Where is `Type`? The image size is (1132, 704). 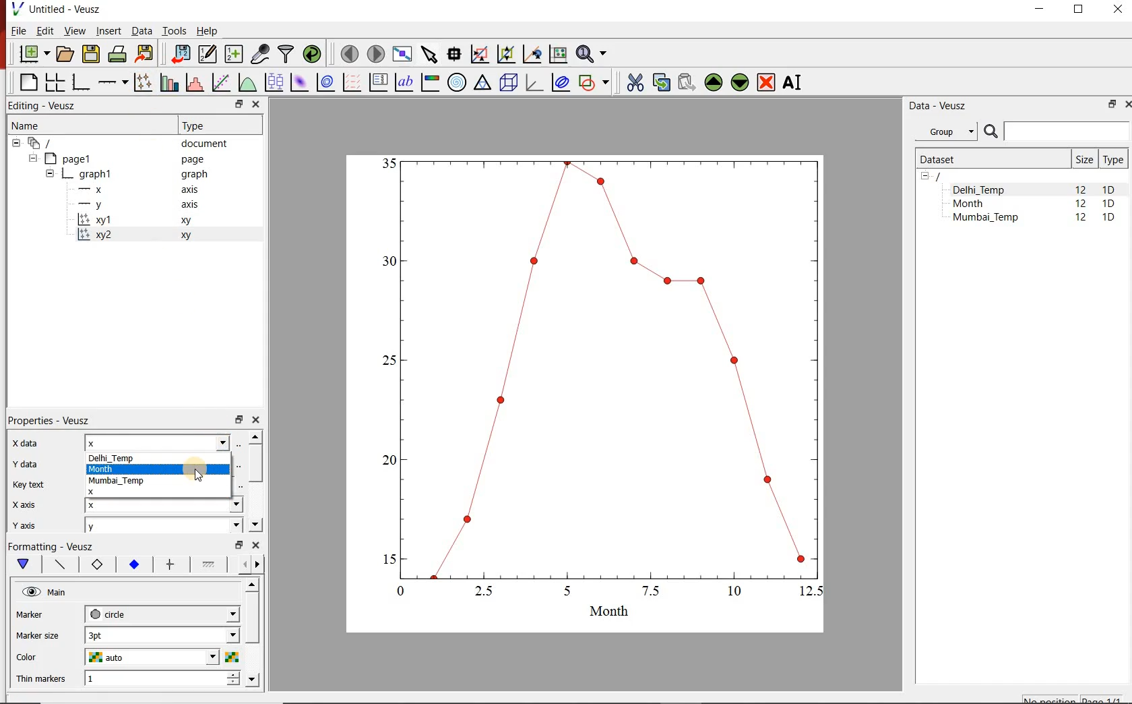 Type is located at coordinates (1113, 159).